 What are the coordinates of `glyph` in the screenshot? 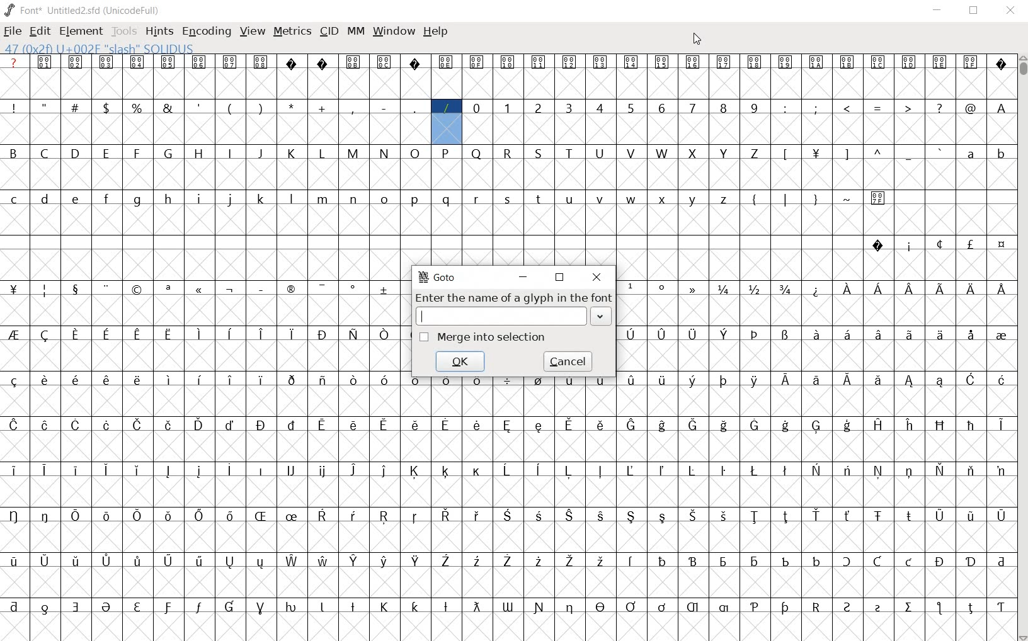 It's located at (878, 199).